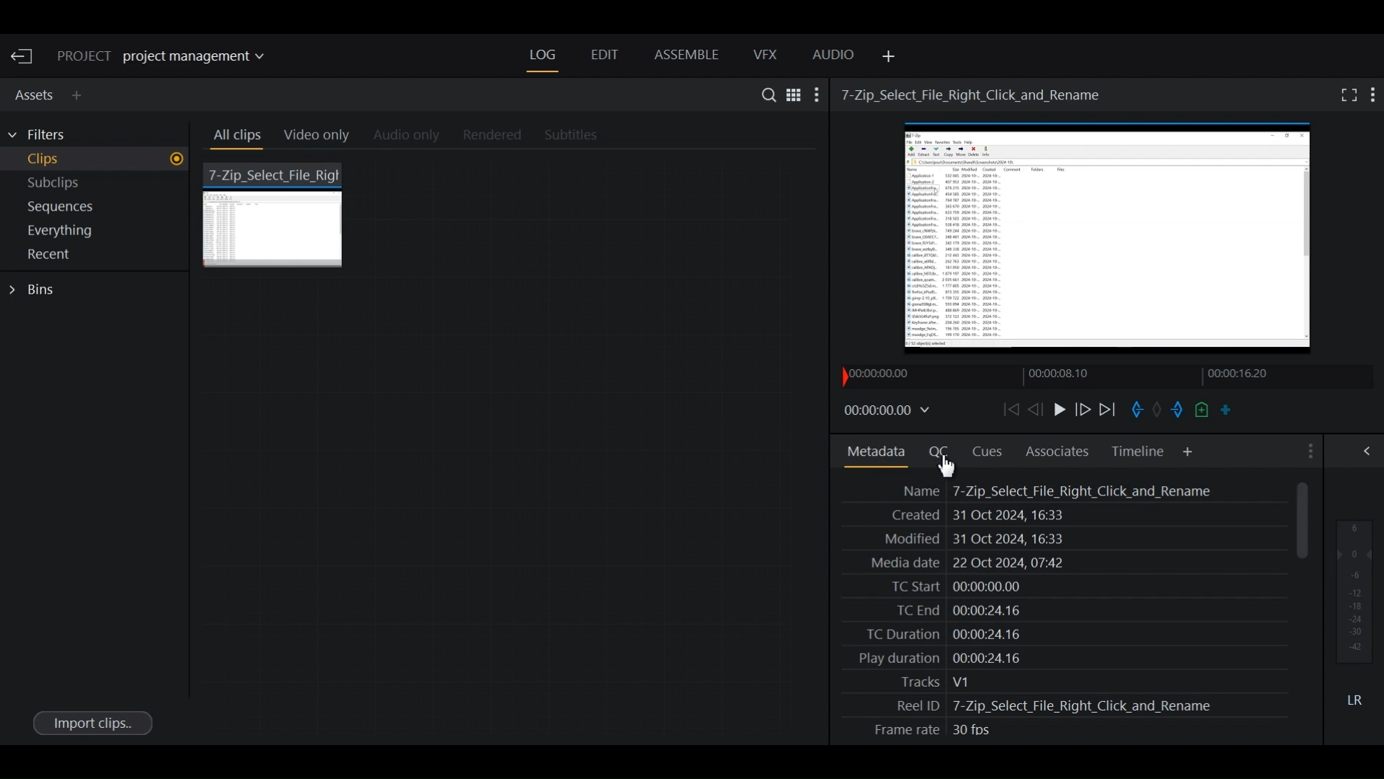  What do you see at coordinates (1044, 559) in the screenshot?
I see `Media date ` at bounding box center [1044, 559].